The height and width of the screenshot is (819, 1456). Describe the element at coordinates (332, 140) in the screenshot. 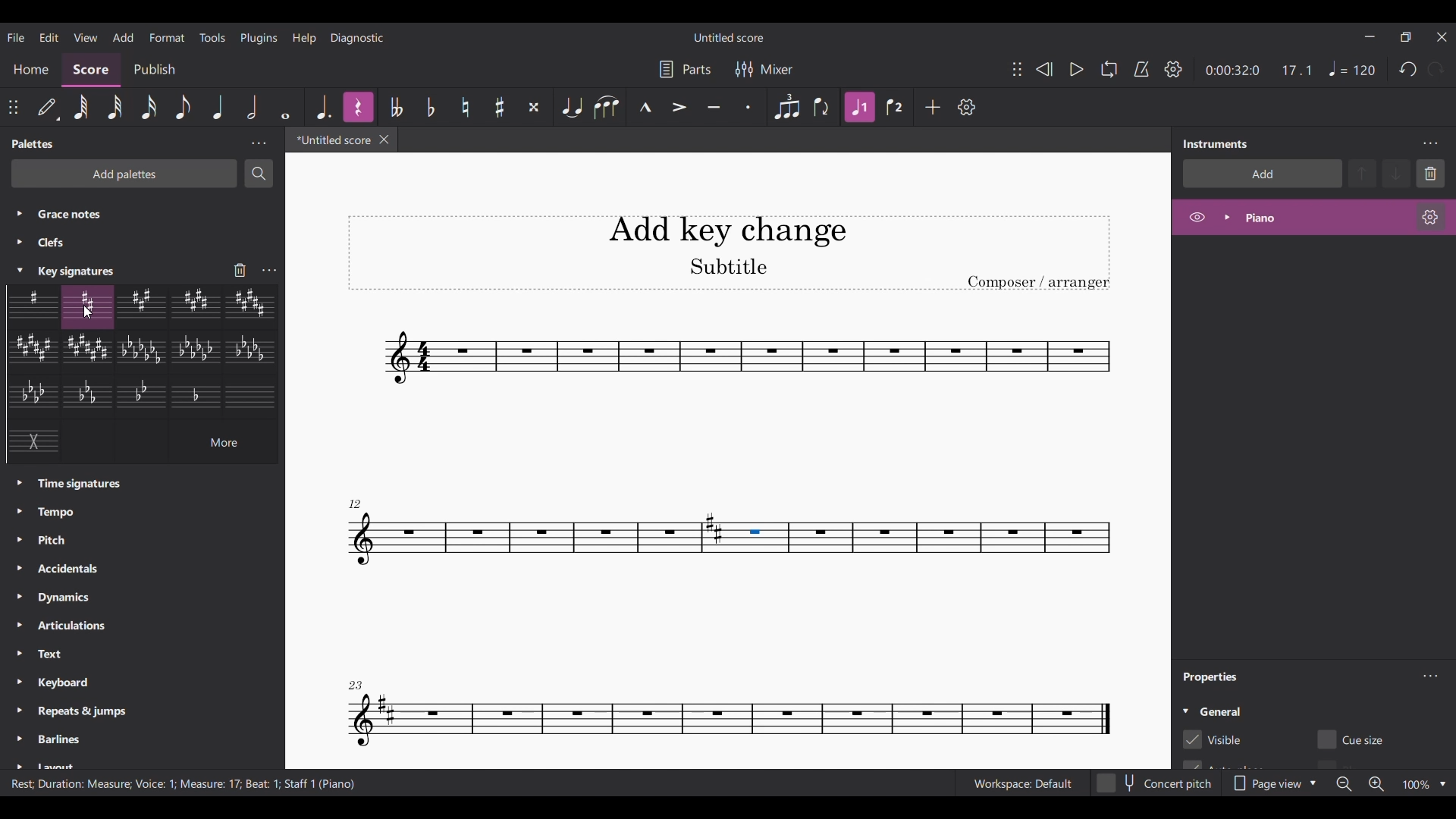

I see `Current tab` at that location.